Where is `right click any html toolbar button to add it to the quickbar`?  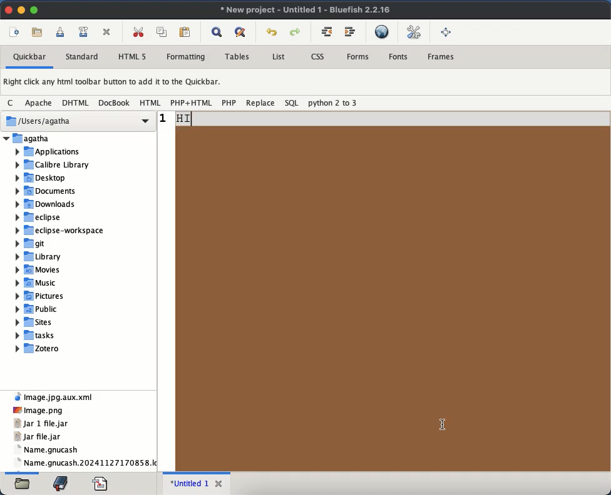 right click any html toolbar button to add it to the quickbar is located at coordinates (114, 82).